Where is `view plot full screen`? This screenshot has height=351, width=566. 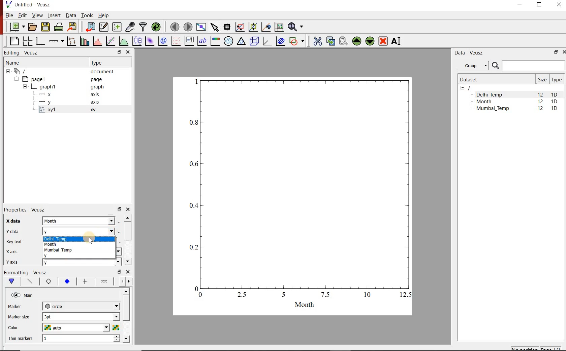 view plot full screen is located at coordinates (201, 27).